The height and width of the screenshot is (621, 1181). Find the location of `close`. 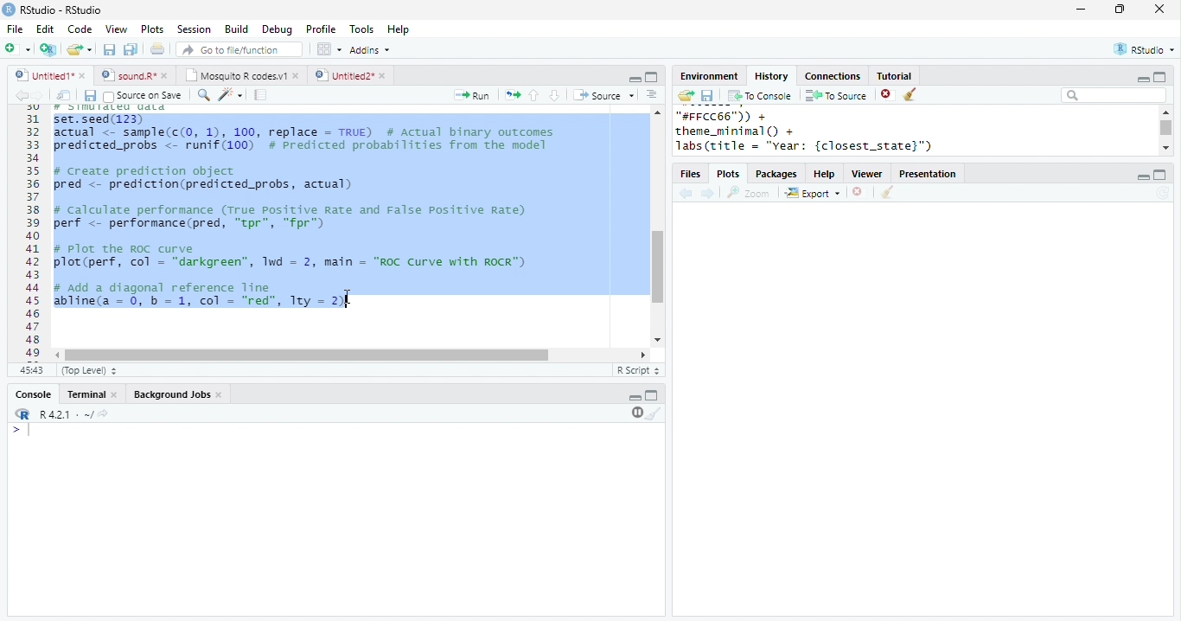

close is located at coordinates (221, 395).